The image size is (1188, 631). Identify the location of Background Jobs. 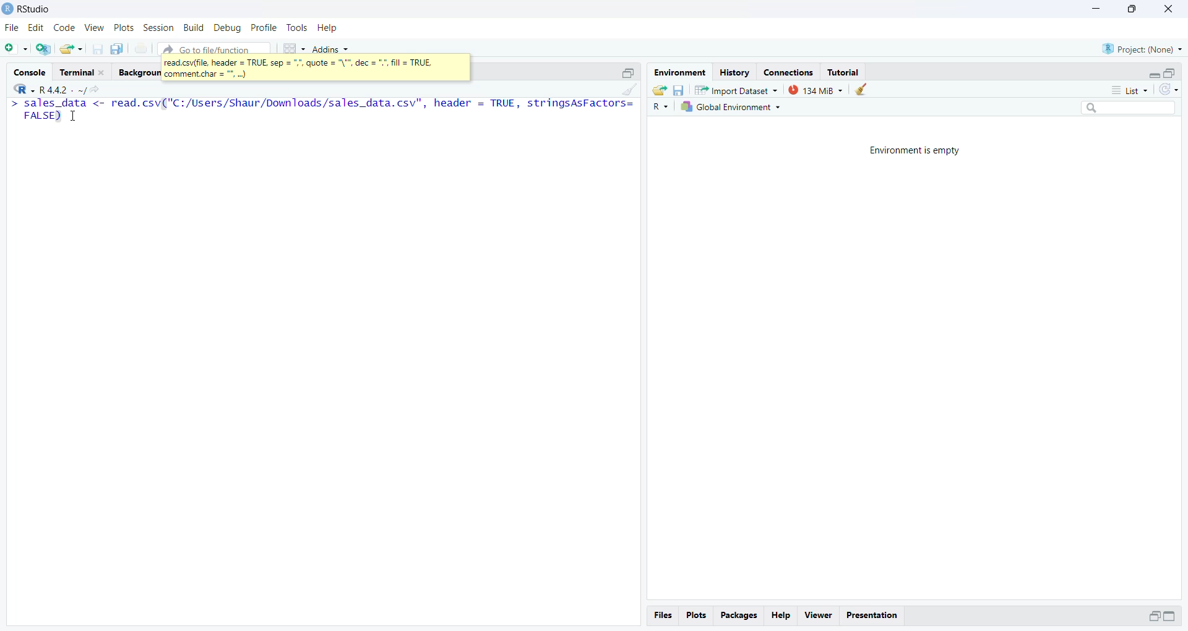
(137, 73).